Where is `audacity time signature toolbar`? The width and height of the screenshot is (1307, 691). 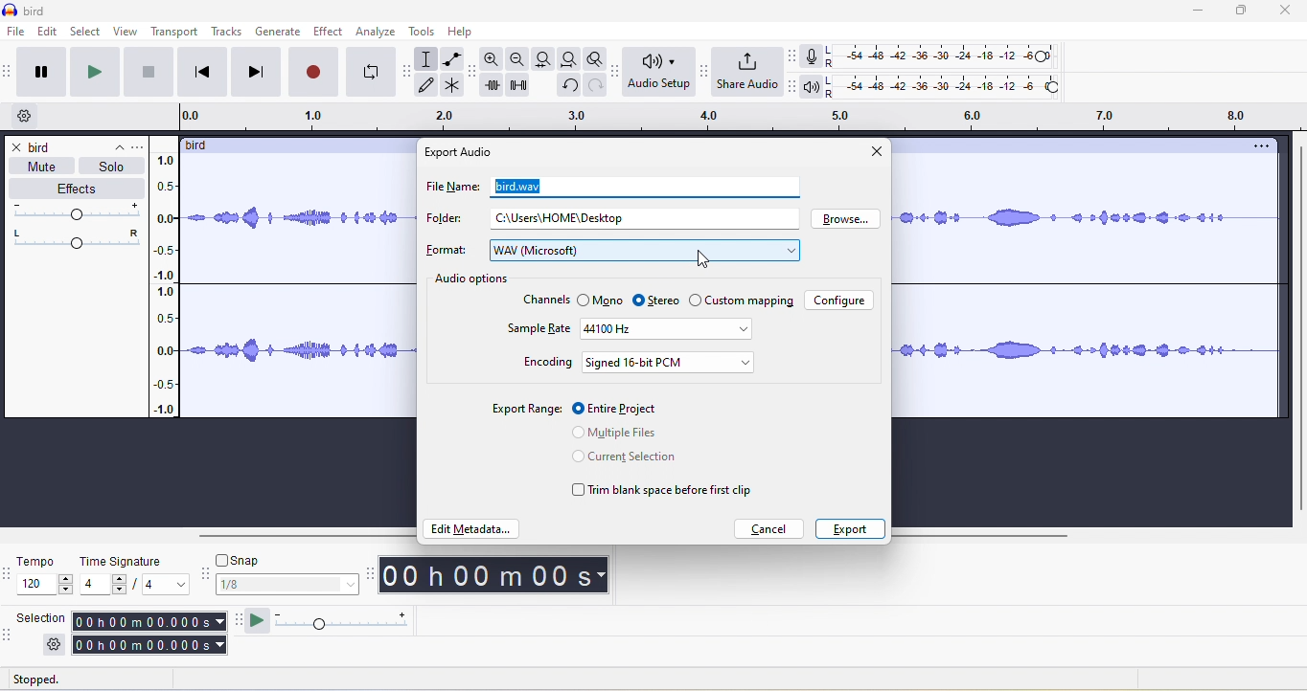 audacity time signature toolbar is located at coordinates (9, 574).